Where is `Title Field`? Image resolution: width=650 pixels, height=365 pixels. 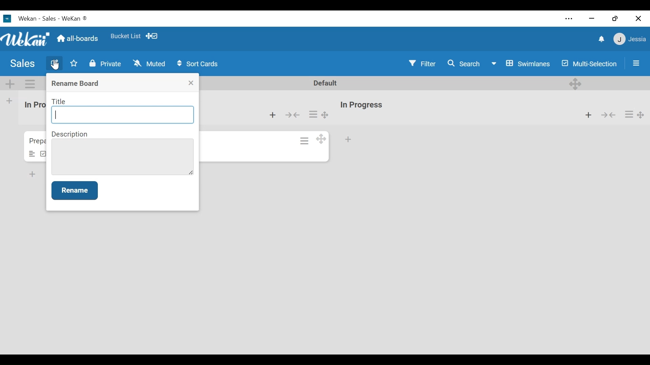 Title Field is located at coordinates (123, 115).